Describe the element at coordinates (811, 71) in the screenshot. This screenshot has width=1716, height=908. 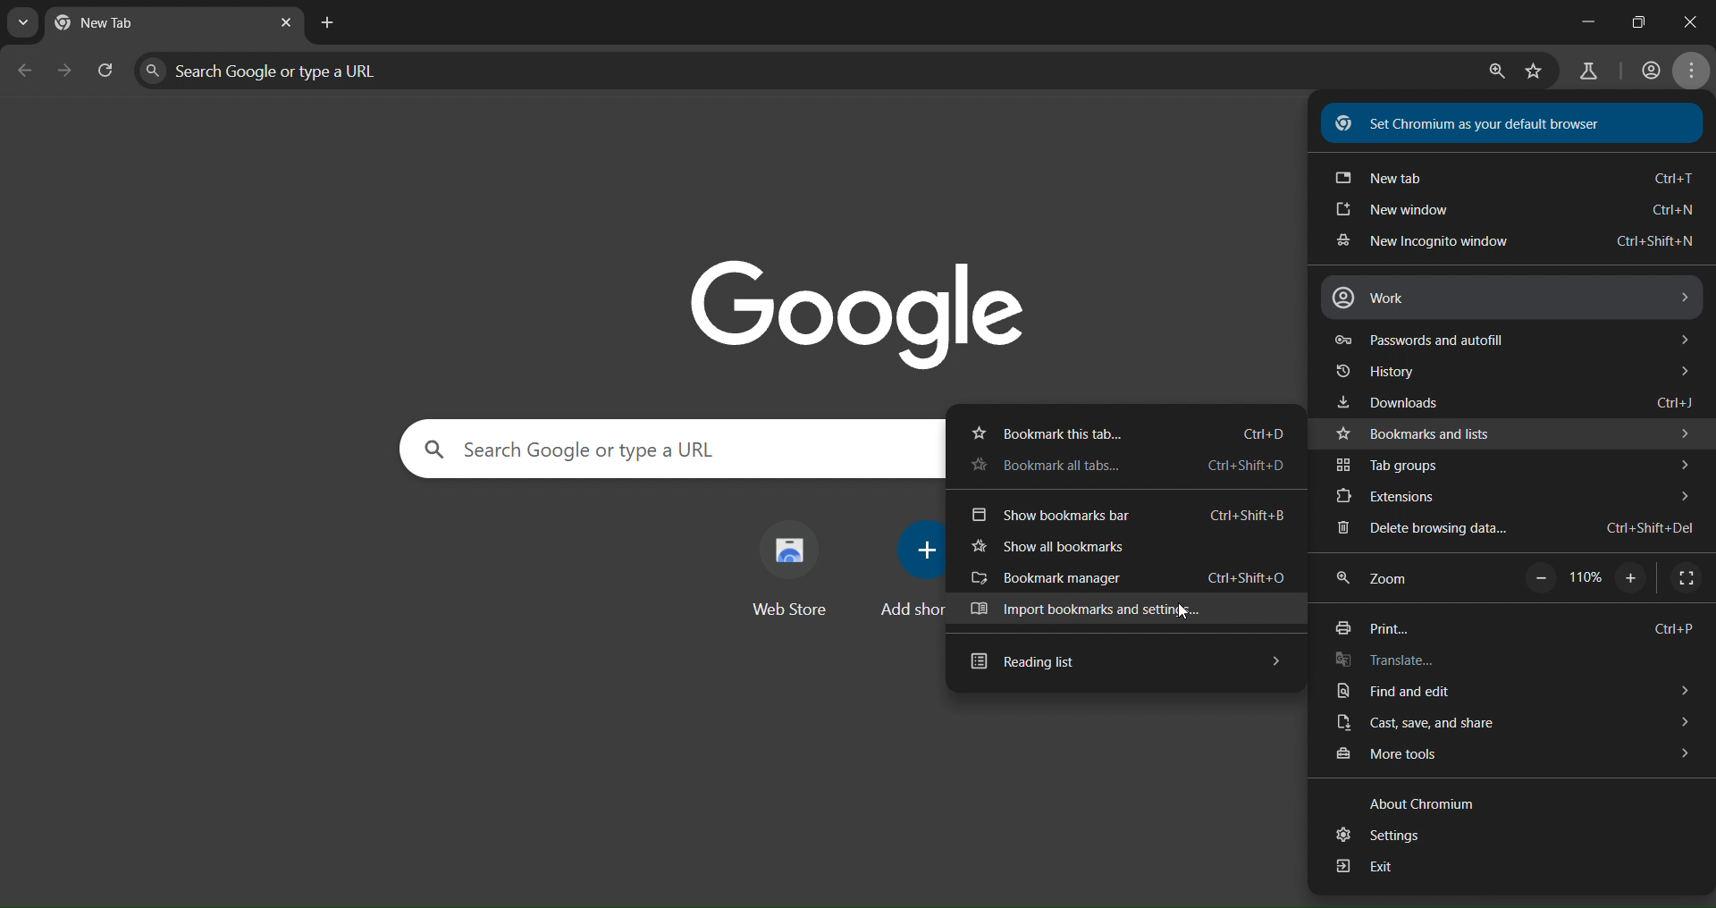
I see `Search Google or type a URL` at that location.